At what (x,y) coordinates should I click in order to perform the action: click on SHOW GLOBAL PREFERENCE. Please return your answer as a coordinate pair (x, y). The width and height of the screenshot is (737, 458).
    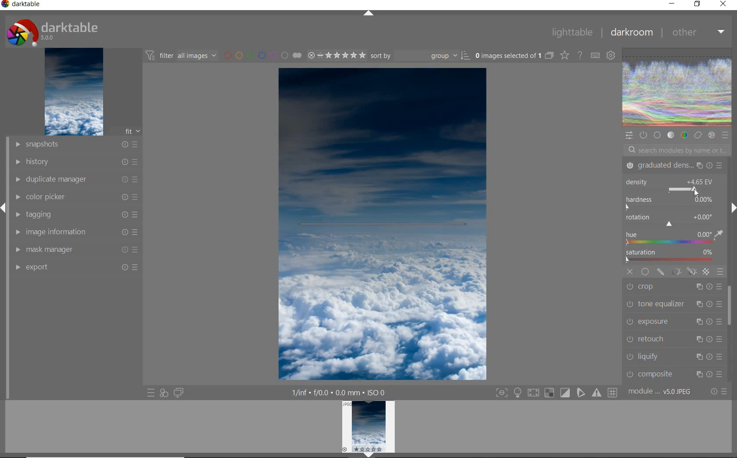
    Looking at the image, I should click on (610, 56).